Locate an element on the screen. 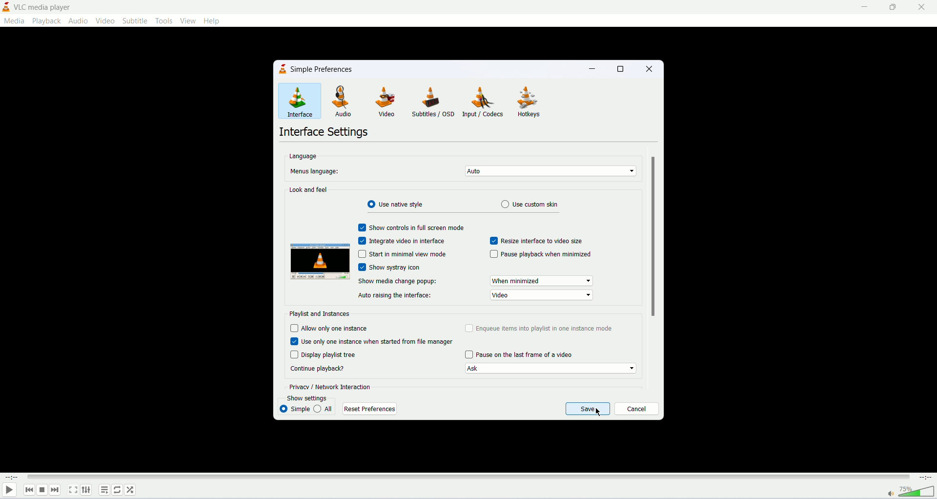 This screenshot has width=937, height=499. progress bar is located at coordinates (471, 478).